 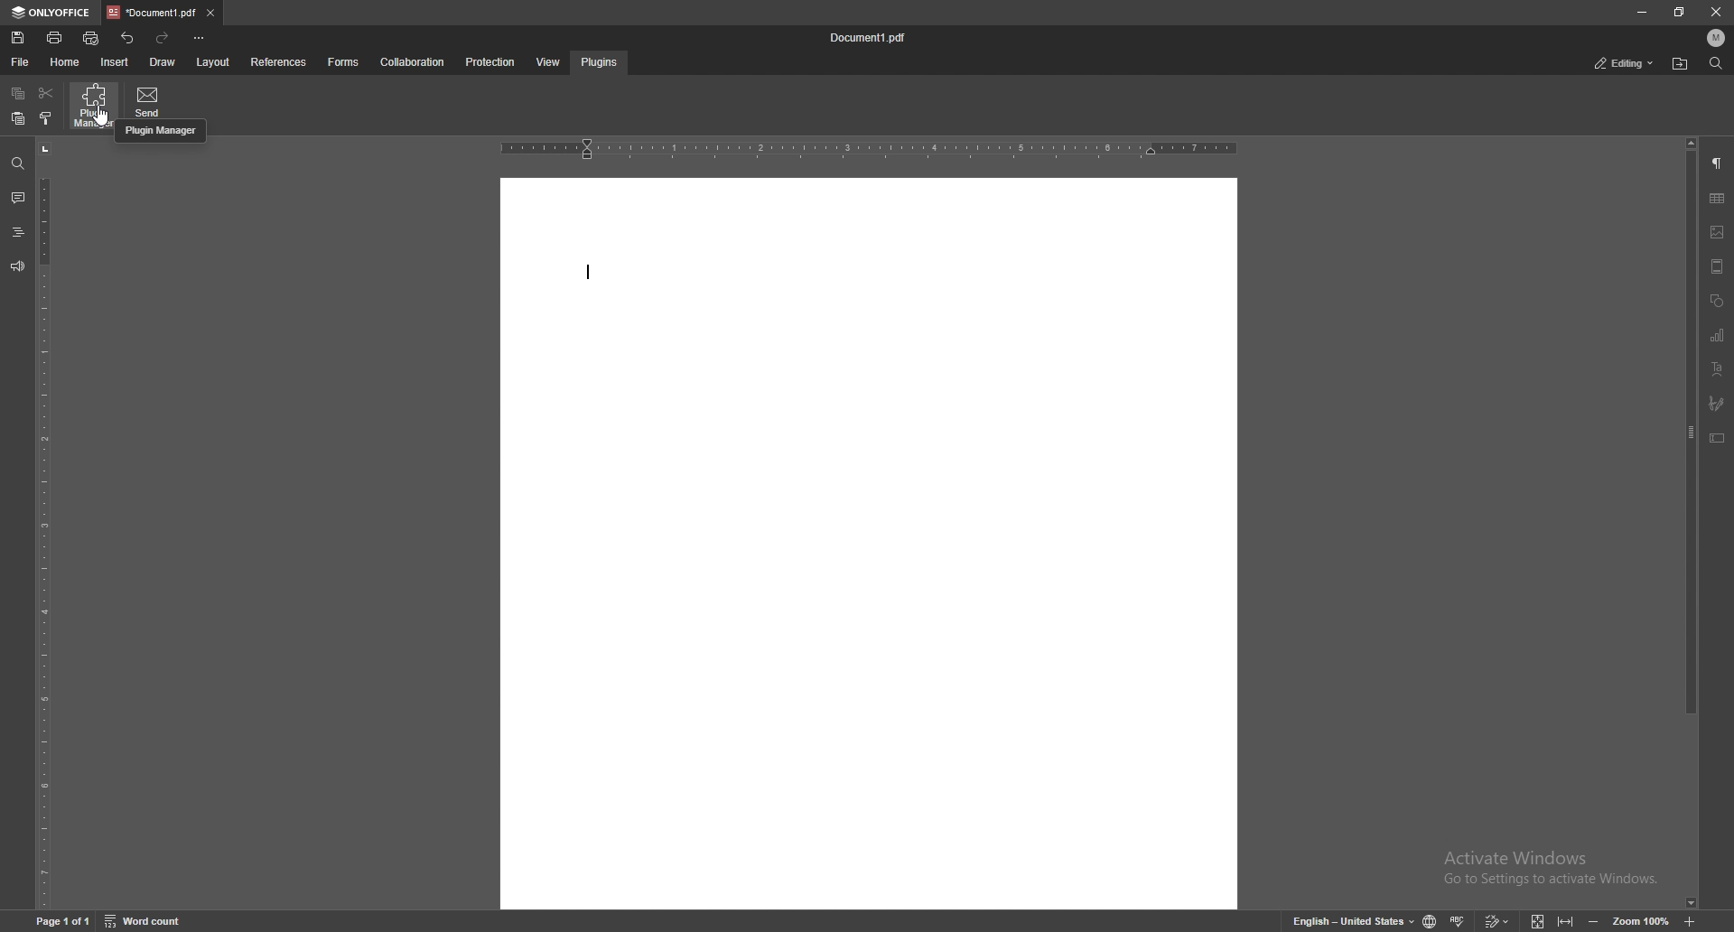 I want to click on track changes, so click(x=1499, y=920).